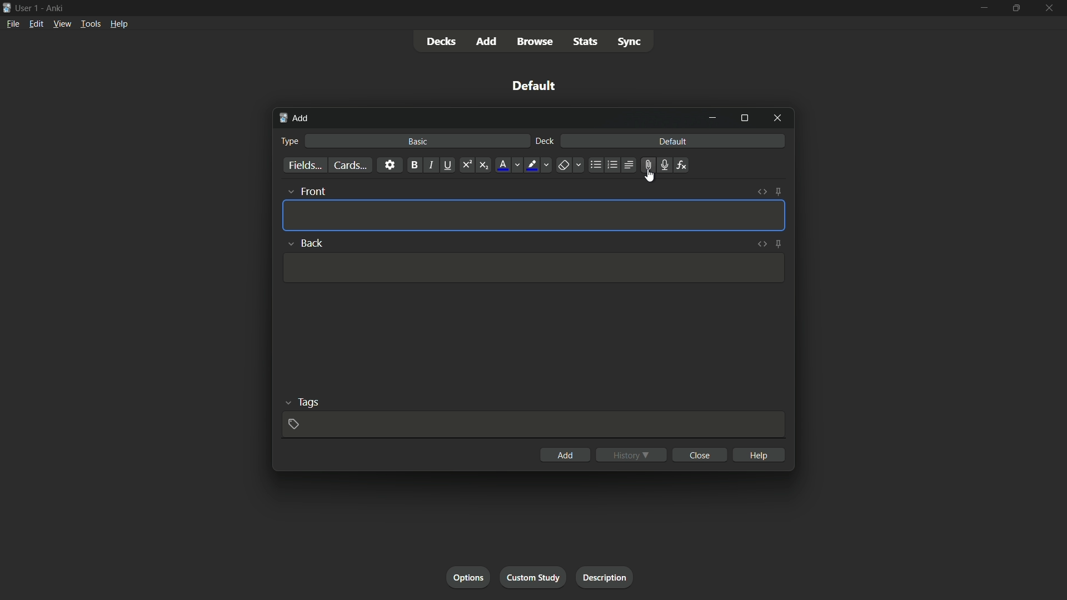 The image size is (1067, 600). What do you see at coordinates (485, 165) in the screenshot?
I see `subscript` at bounding box center [485, 165].